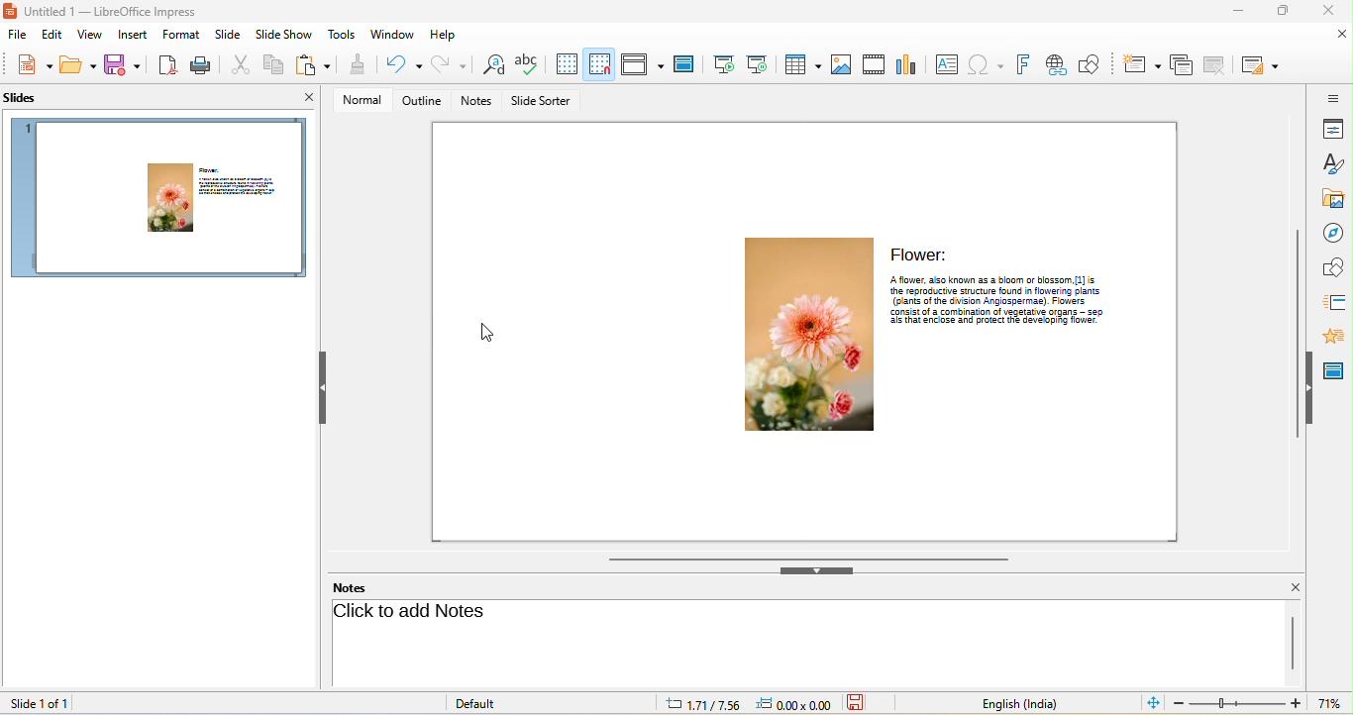 The image size is (1353, 715). What do you see at coordinates (988, 62) in the screenshot?
I see `special character` at bounding box center [988, 62].